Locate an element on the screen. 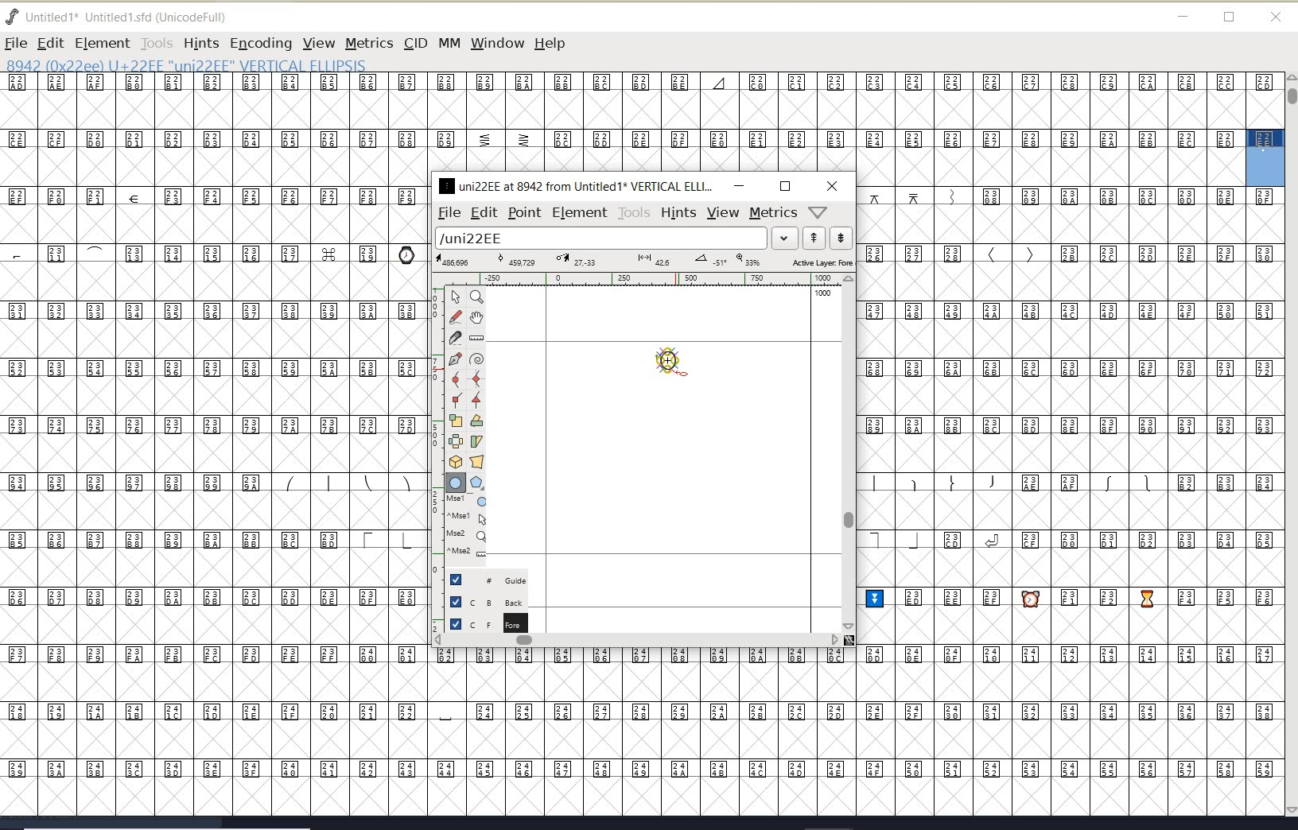 This screenshot has width=1298, height=830. perform a perspective transformation on the selection is located at coordinates (477, 461).